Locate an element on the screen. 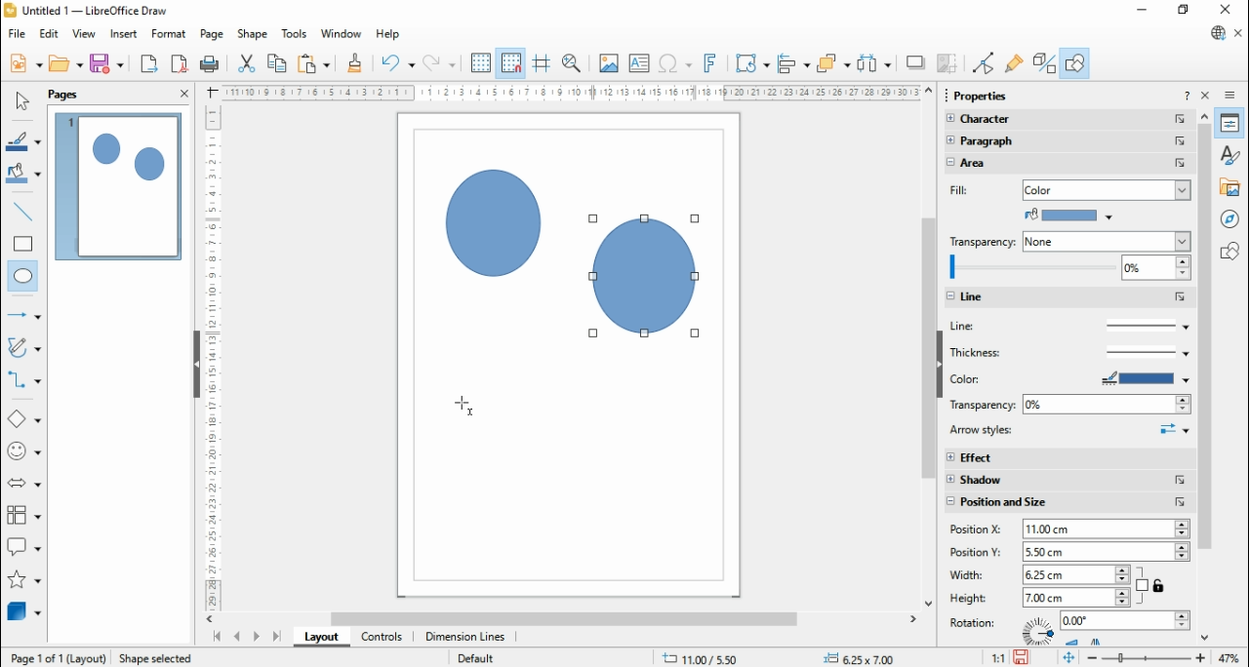  6.50 cm  is located at coordinates (1074, 598).